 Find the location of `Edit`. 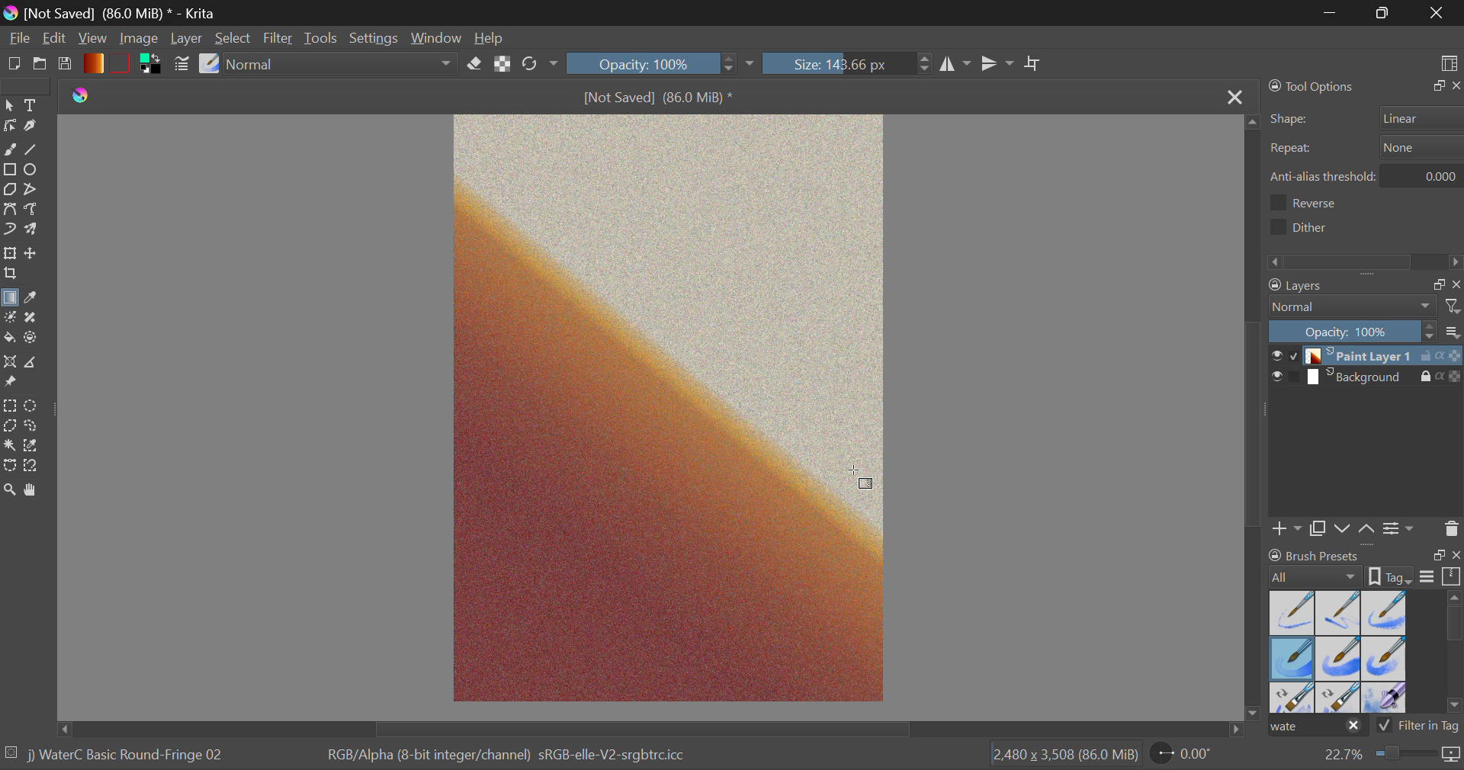

Edit is located at coordinates (54, 38).